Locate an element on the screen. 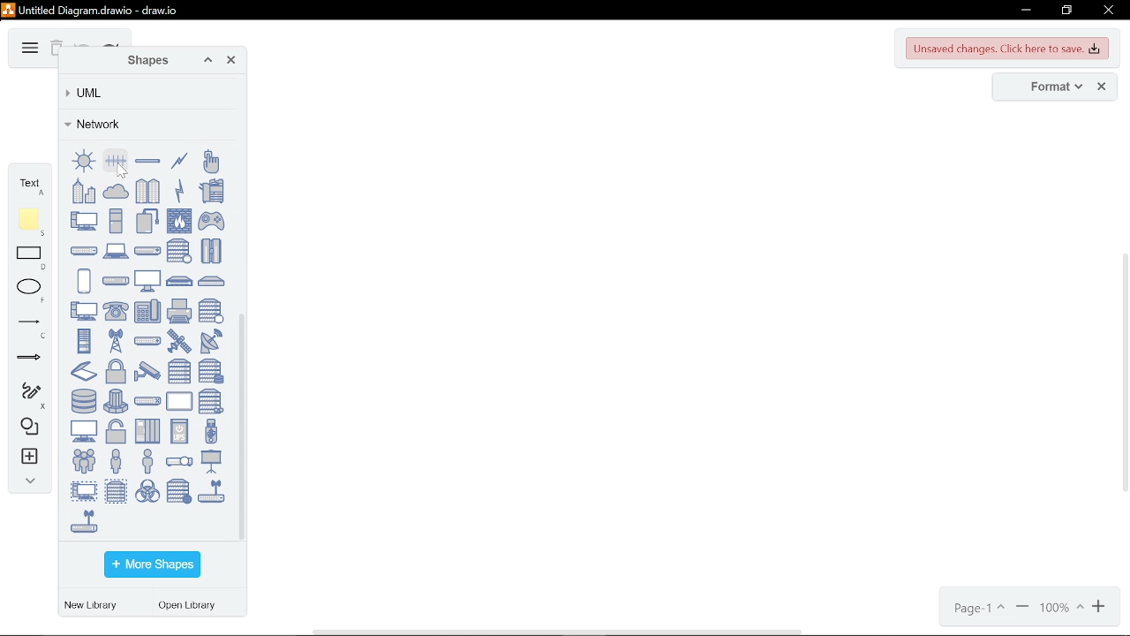 The width and height of the screenshot is (1130, 636). unsecure is located at coordinates (116, 432).